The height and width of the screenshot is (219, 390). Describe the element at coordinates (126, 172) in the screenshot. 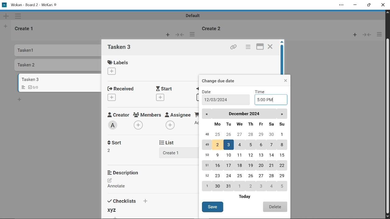

I see `Description` at that location.